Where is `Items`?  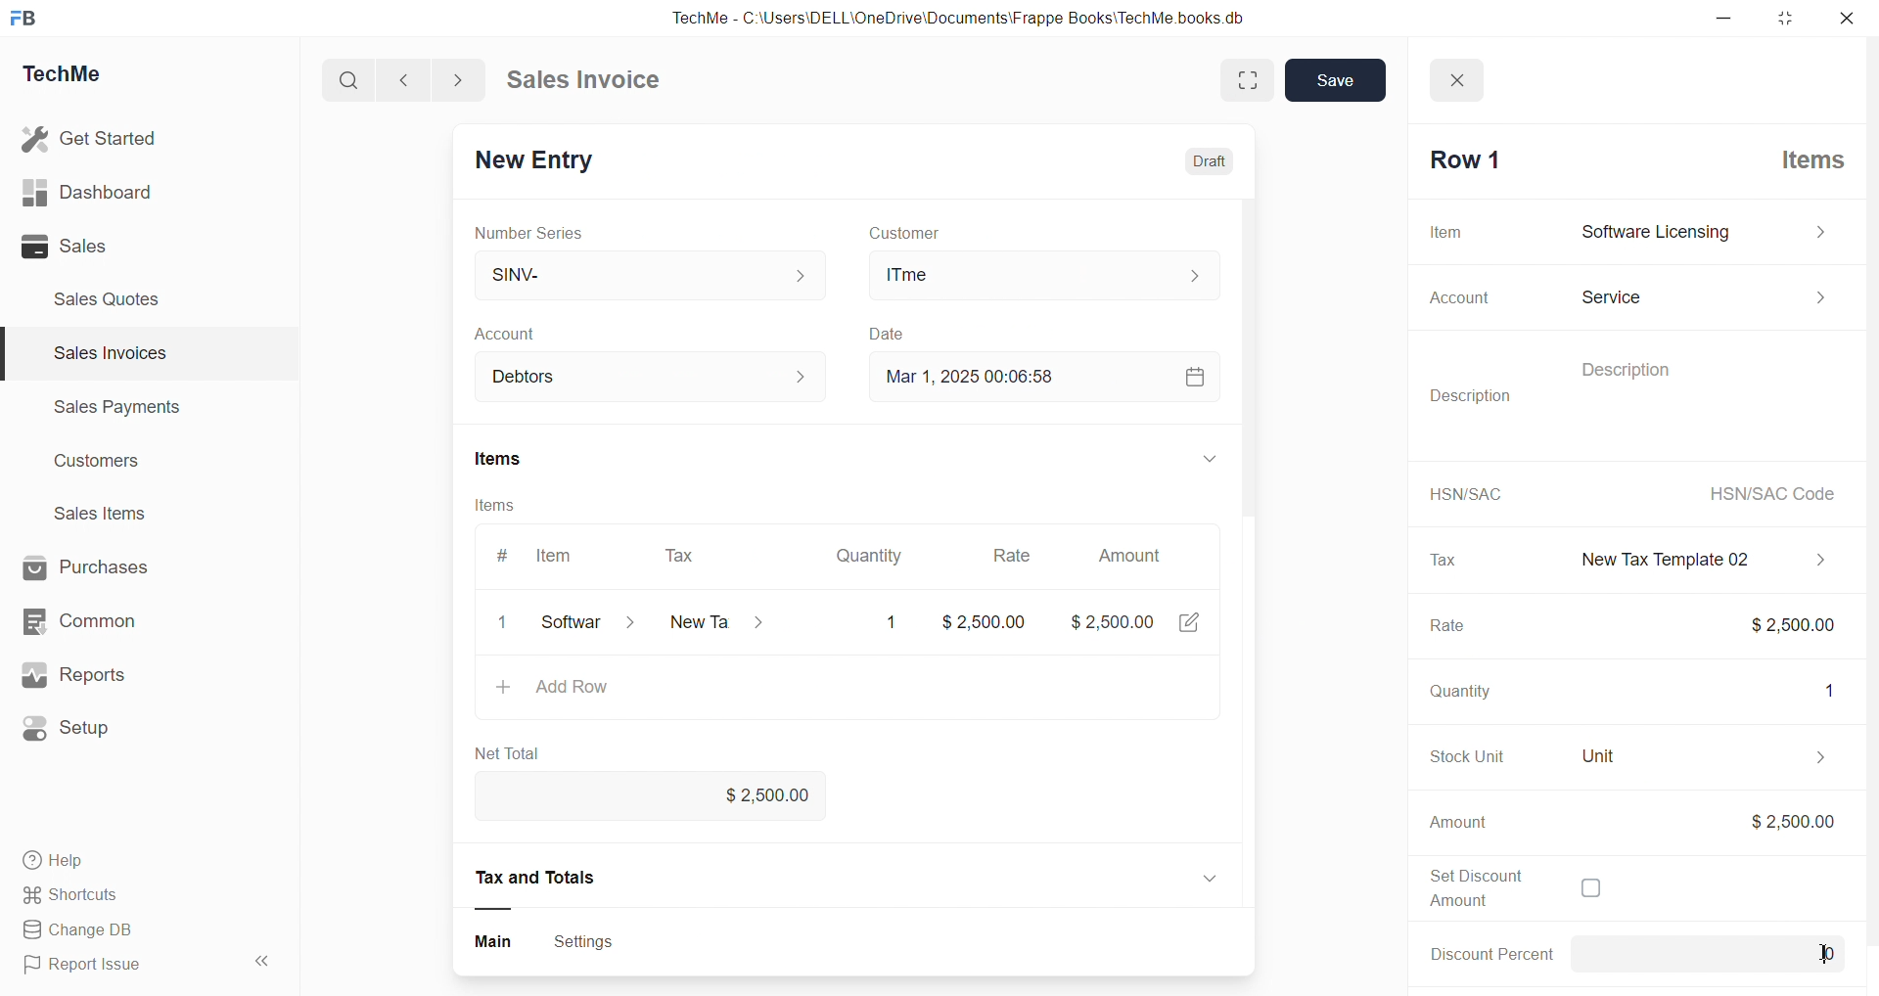
Items is located at coordinates (512, 507).